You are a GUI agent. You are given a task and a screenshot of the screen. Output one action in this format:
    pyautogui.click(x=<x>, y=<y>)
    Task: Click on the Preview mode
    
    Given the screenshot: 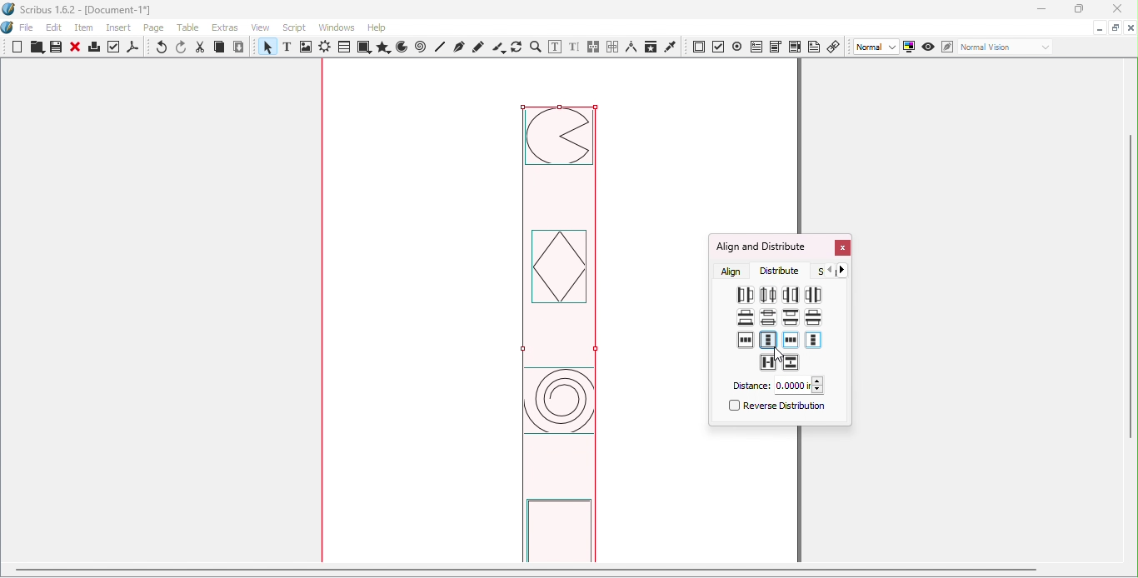 What is the action you would take?
    pyautogui.click(x=929, y=47)
    